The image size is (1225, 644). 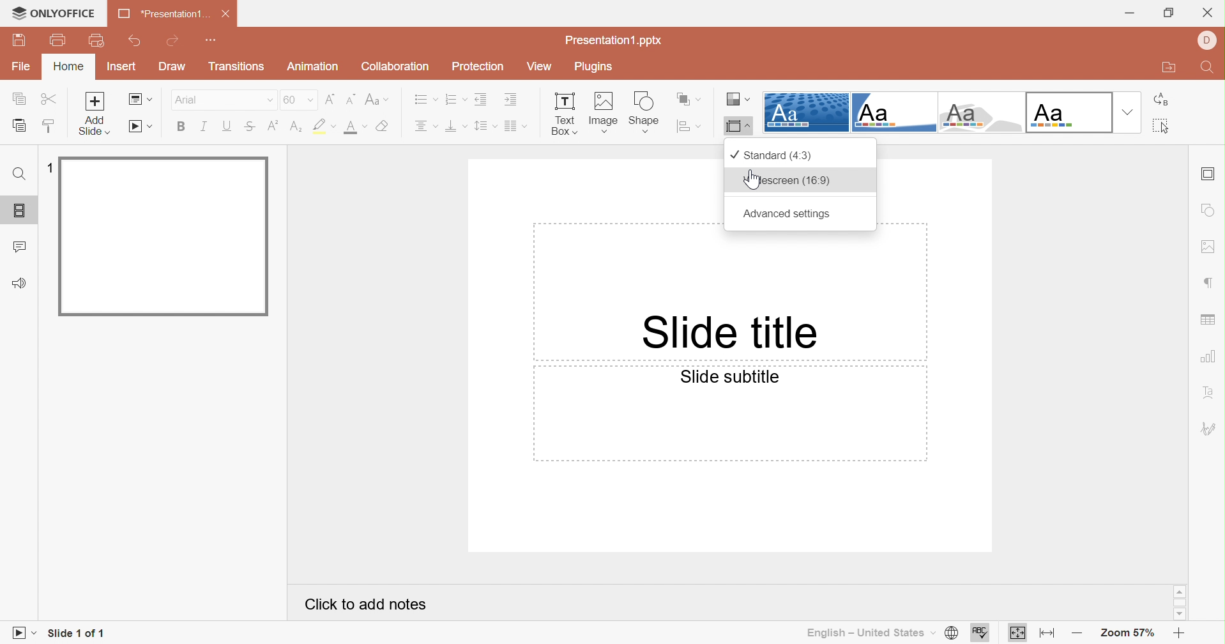 I want to click on Print file, so click(x=60, y=39).